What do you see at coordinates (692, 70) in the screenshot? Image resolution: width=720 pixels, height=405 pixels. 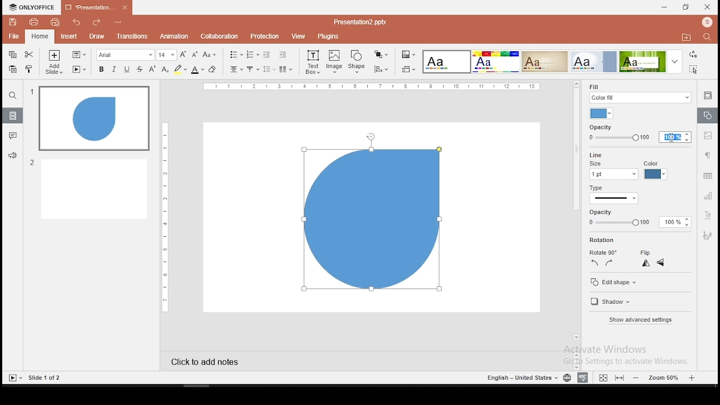 I see `select all` at bounding box center [692, 70].